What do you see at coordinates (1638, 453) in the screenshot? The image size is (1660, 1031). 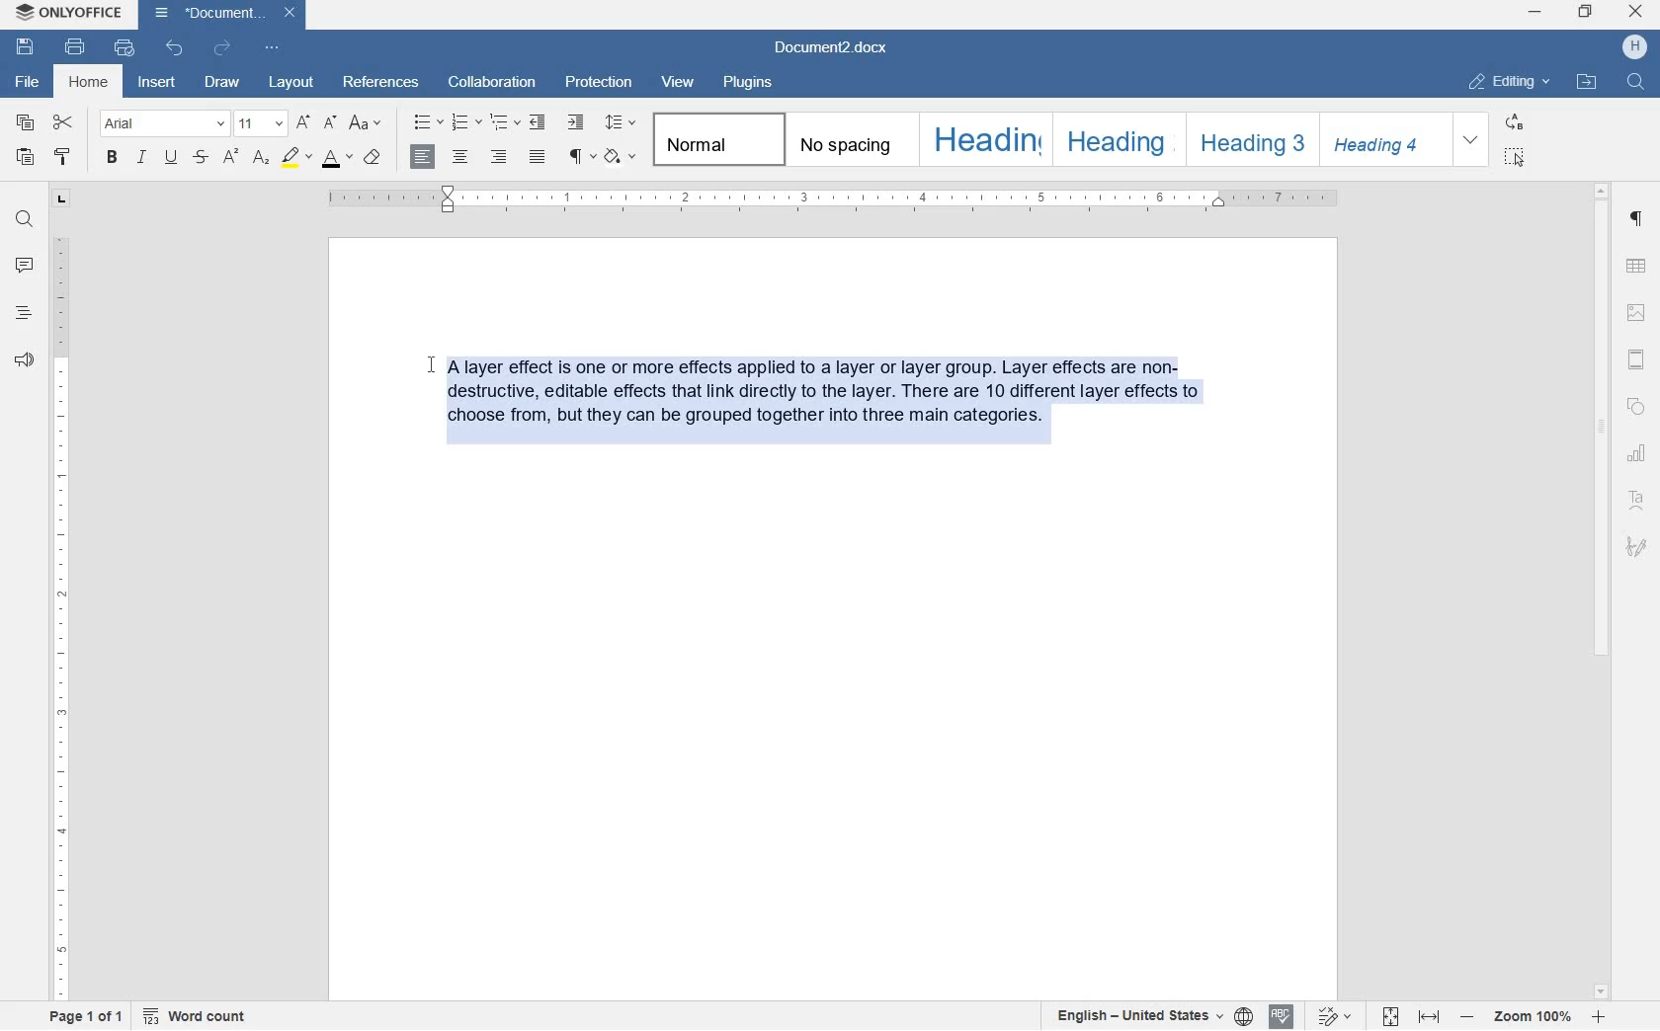 I see `chart` at bounding box center [1638, 453].